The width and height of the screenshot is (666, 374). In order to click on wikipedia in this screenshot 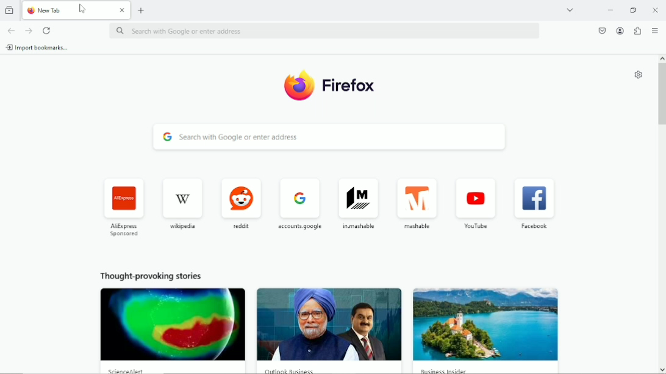, I will do `click(184, 202)`.